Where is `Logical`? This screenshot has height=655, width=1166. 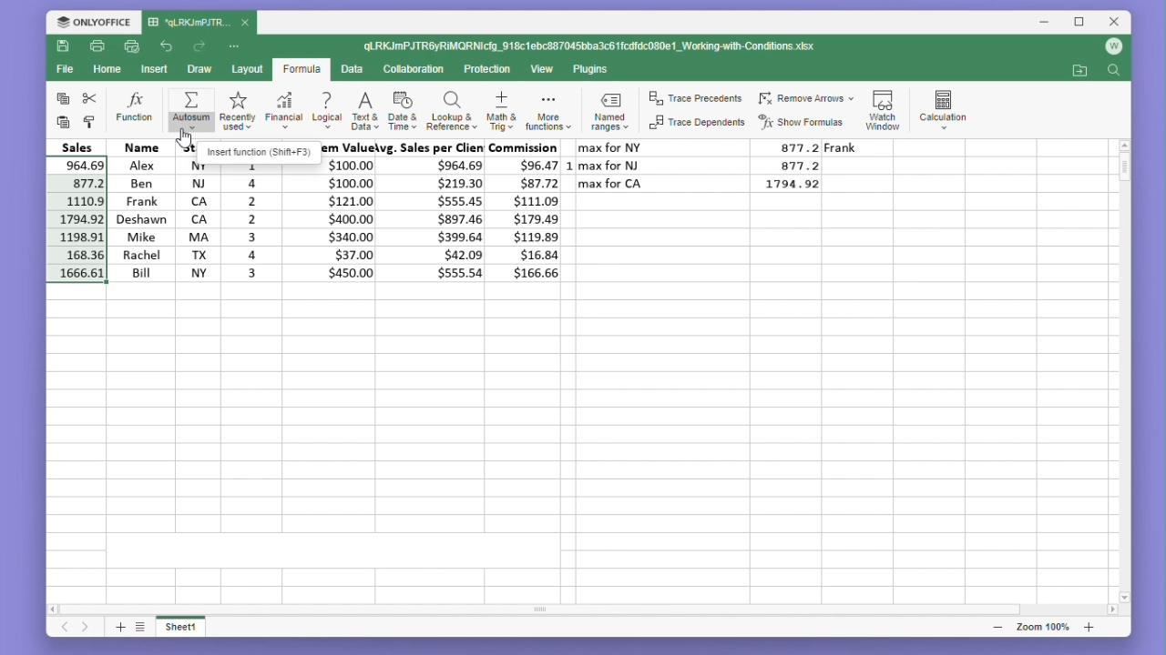 Logical is located at coordinates (326, 109).